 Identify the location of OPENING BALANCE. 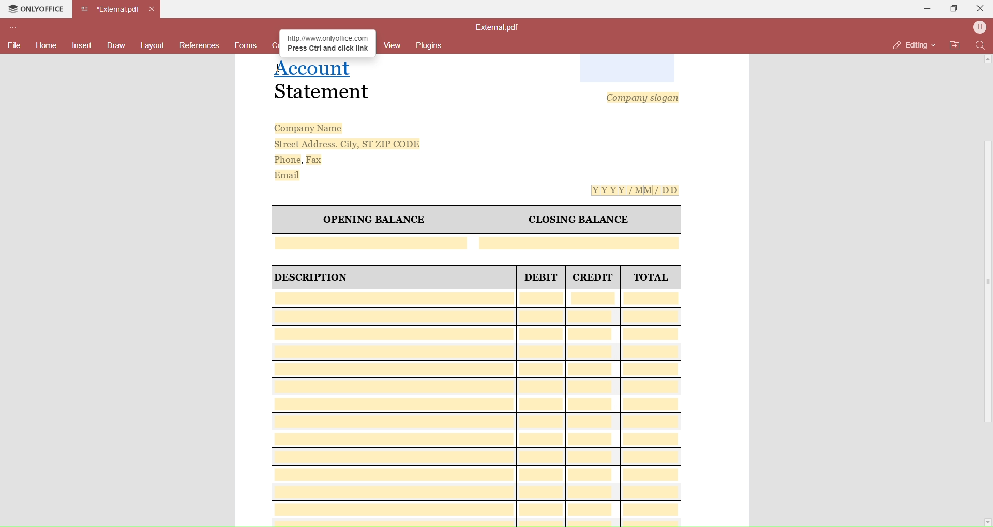
(374, 220).